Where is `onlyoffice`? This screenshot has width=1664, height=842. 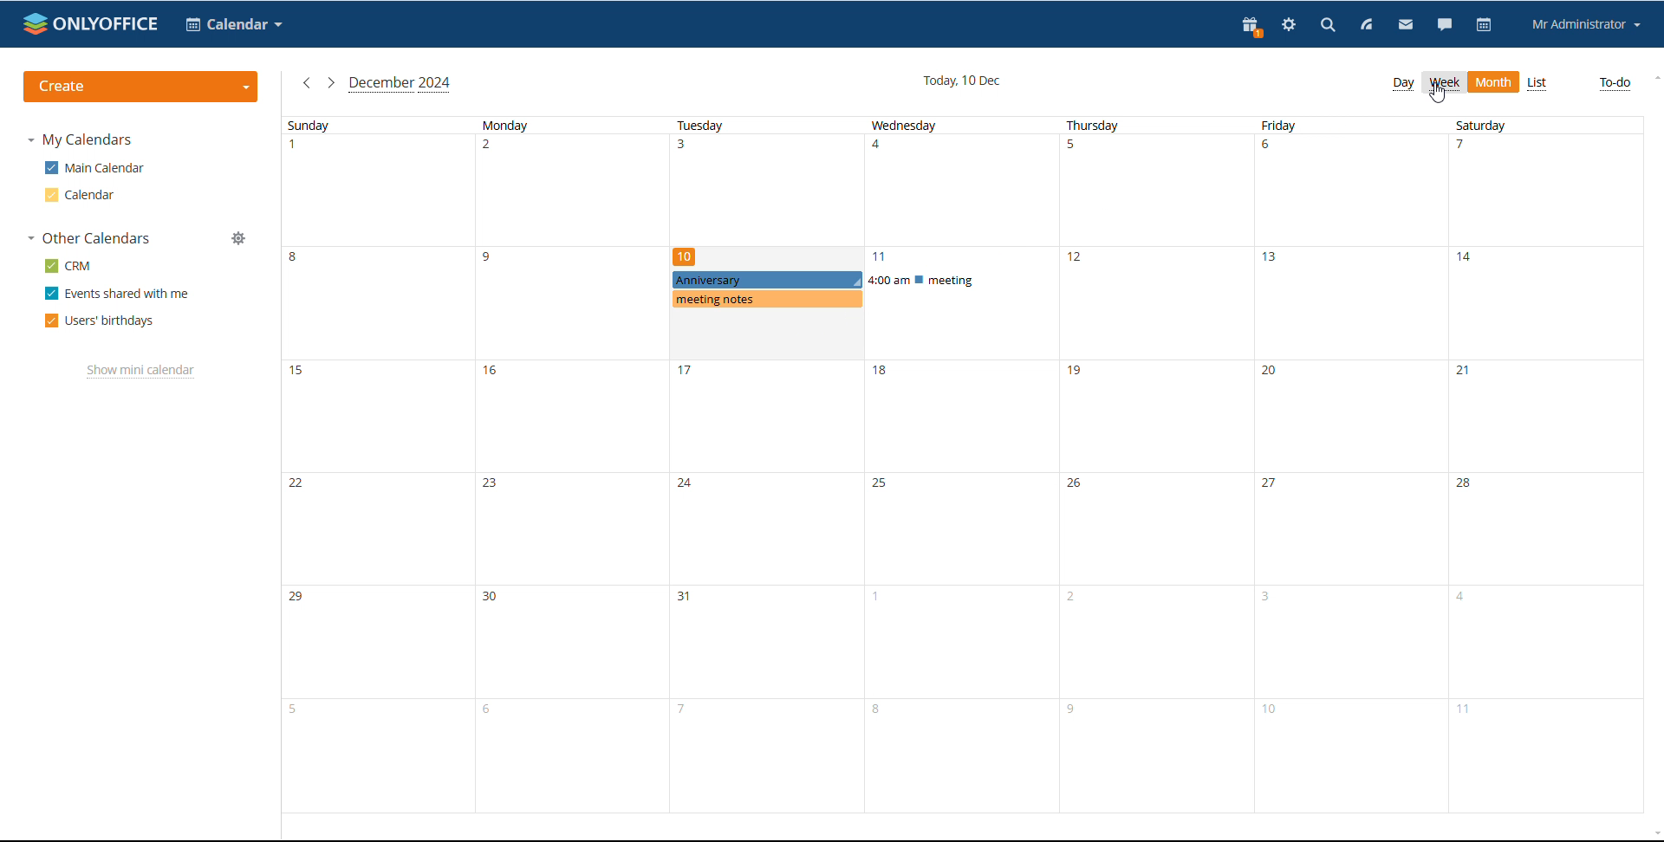 onlyoffice is located at coordinates (92, 23).